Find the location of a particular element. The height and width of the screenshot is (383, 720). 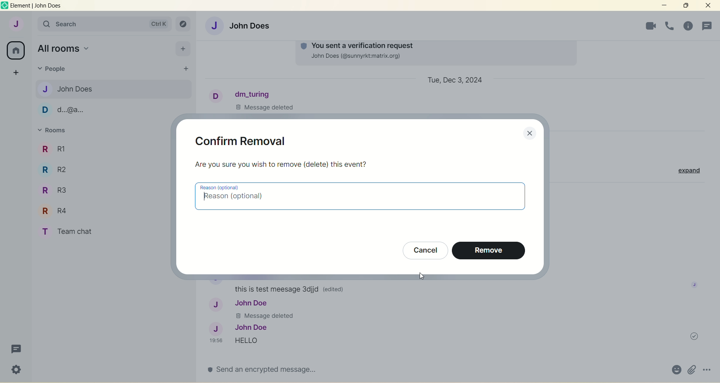

reason optional is located at coordinates (361, 196).